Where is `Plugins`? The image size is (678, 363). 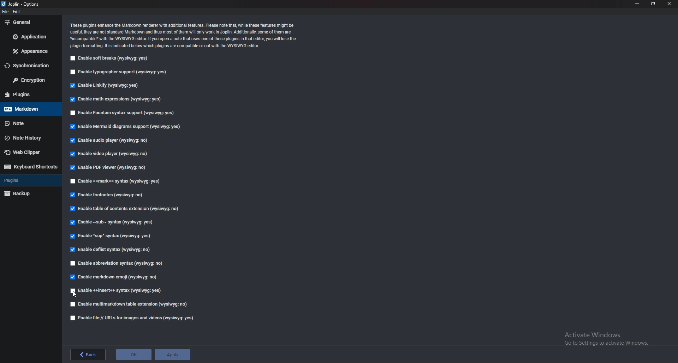 Plugins is located at coordinates (26, 94).